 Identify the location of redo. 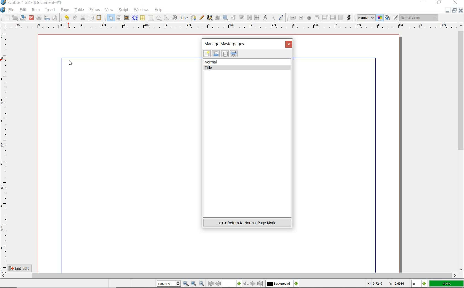
(75, 17).